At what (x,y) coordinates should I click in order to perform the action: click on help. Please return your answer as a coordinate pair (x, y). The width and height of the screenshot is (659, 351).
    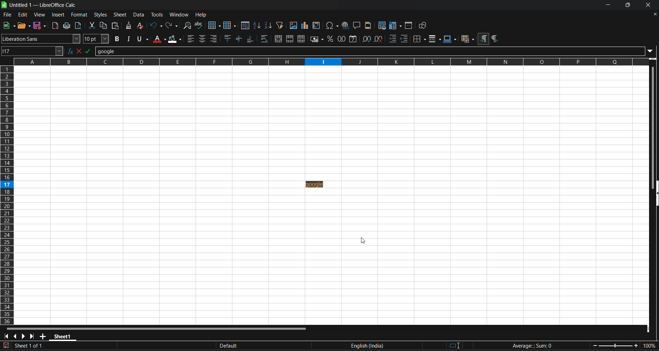
    Looking at the image, I should click on (201, 14).